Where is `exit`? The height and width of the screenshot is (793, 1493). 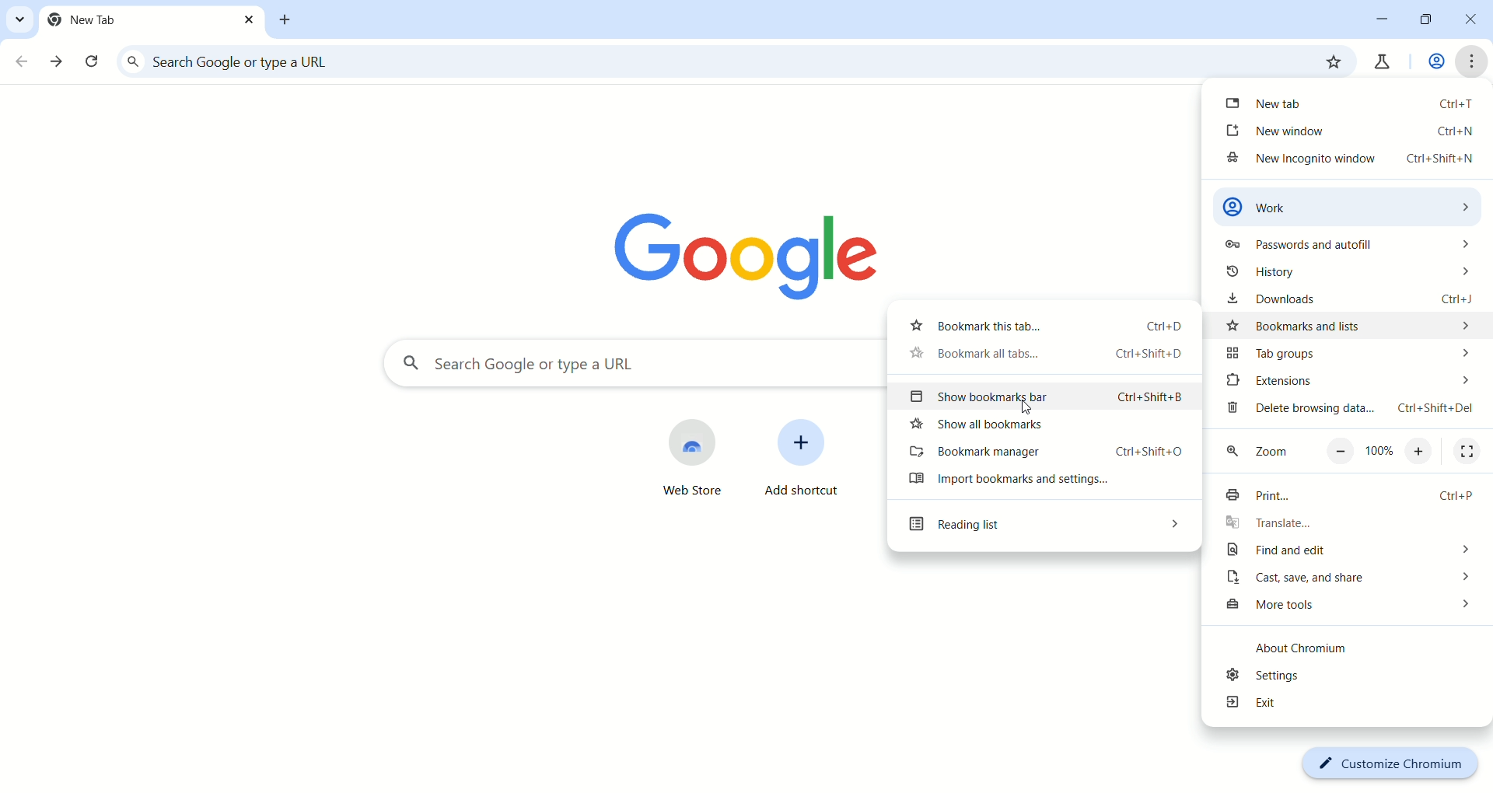
exit is located at coordinates (1347, 705).